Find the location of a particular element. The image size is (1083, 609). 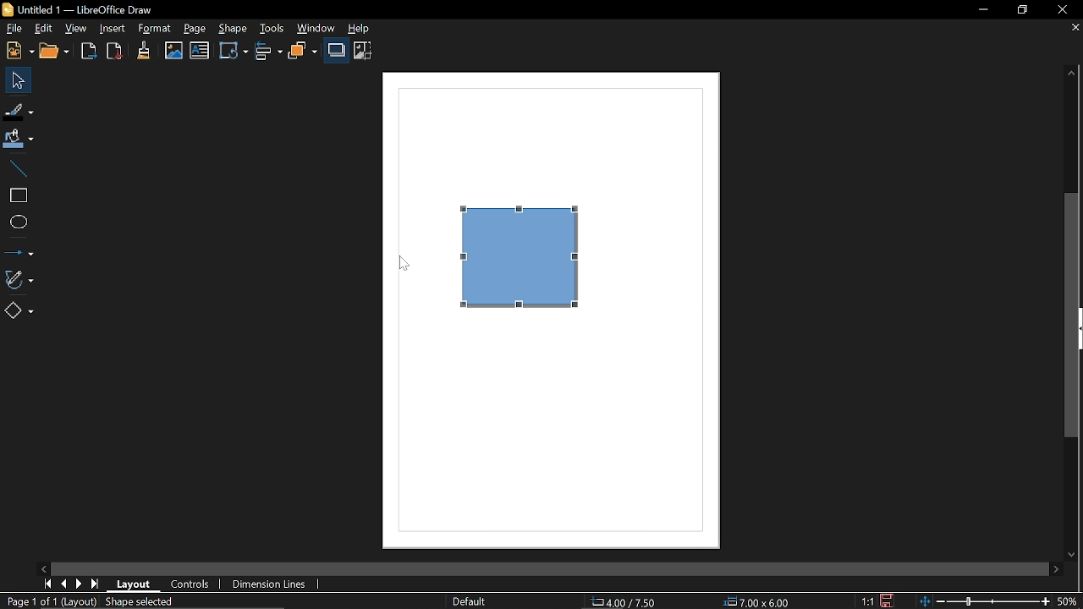

Arrange is located at coordinates (304, 51).